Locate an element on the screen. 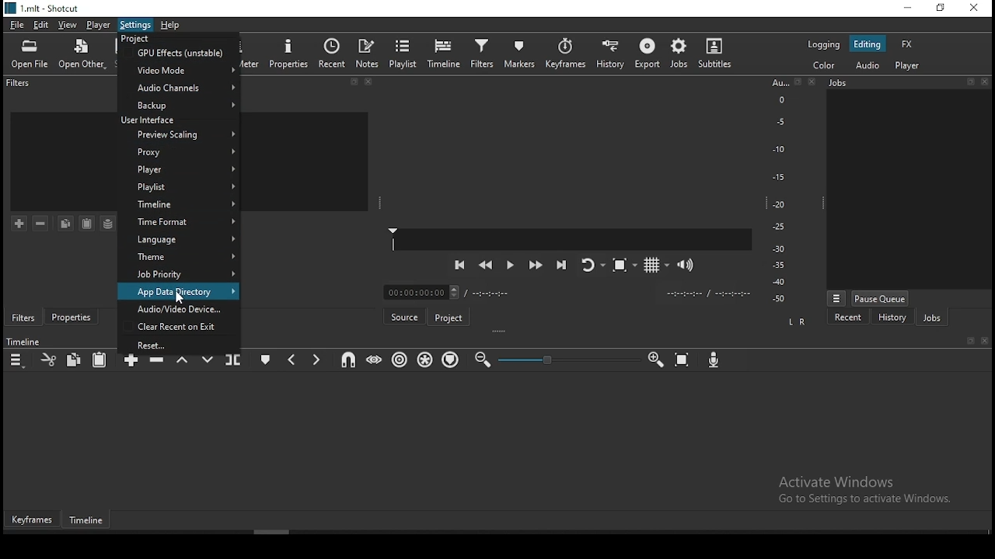 This screenshot has height=559, width=995. keyframes is located at coordinates (565, 53).